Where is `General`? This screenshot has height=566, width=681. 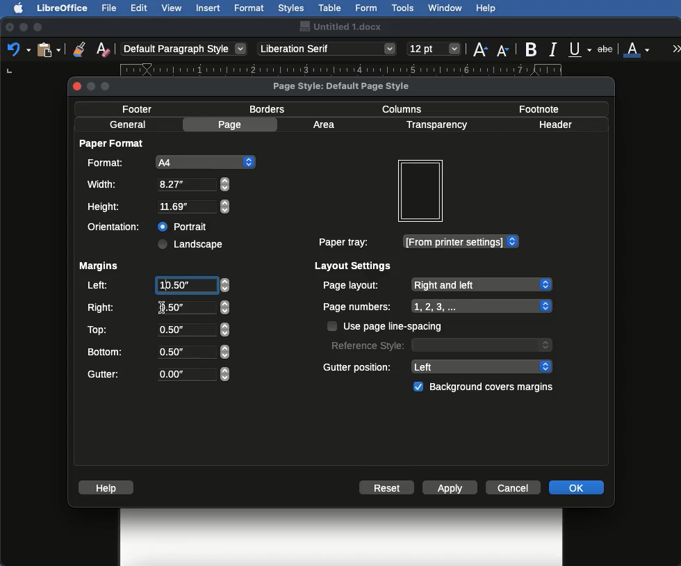 General is located at coordinates (128, 124).